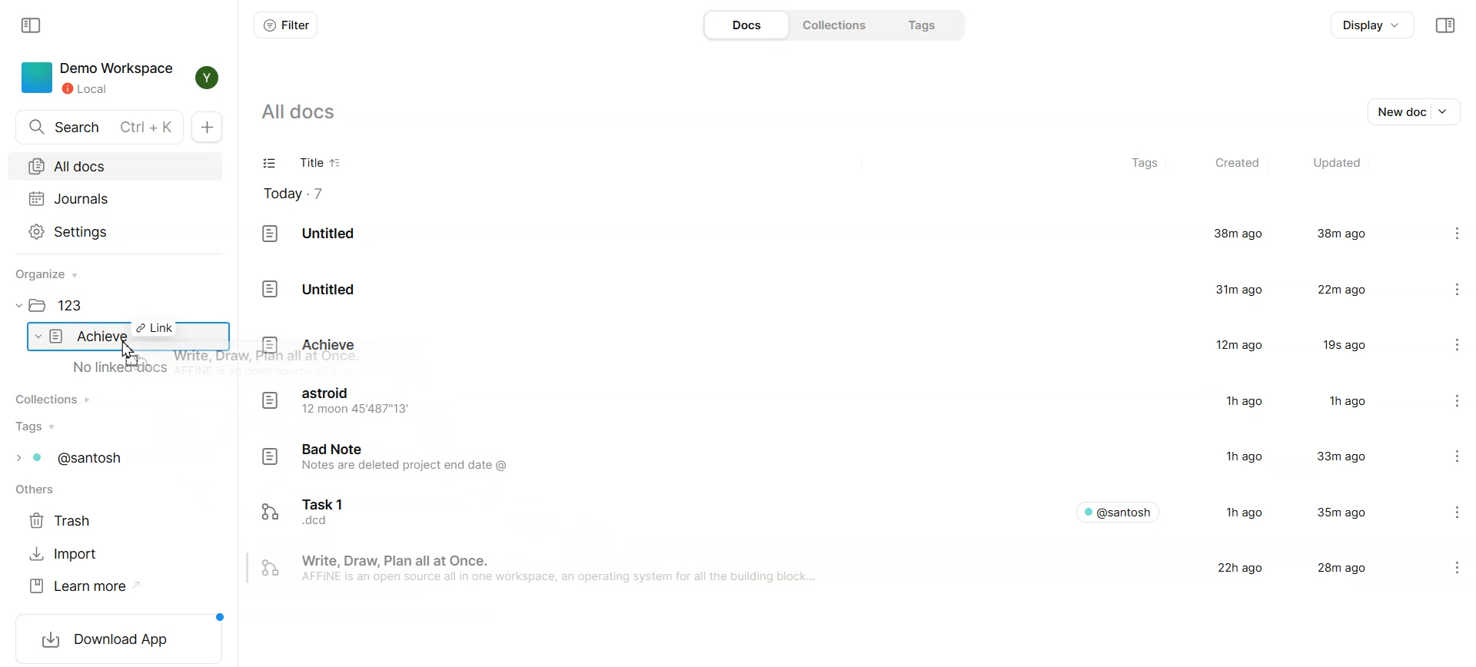  What do you see at coordinates (1335, 164) in the screenshot?
I see `Updated` at bounding box center [1335, 164].